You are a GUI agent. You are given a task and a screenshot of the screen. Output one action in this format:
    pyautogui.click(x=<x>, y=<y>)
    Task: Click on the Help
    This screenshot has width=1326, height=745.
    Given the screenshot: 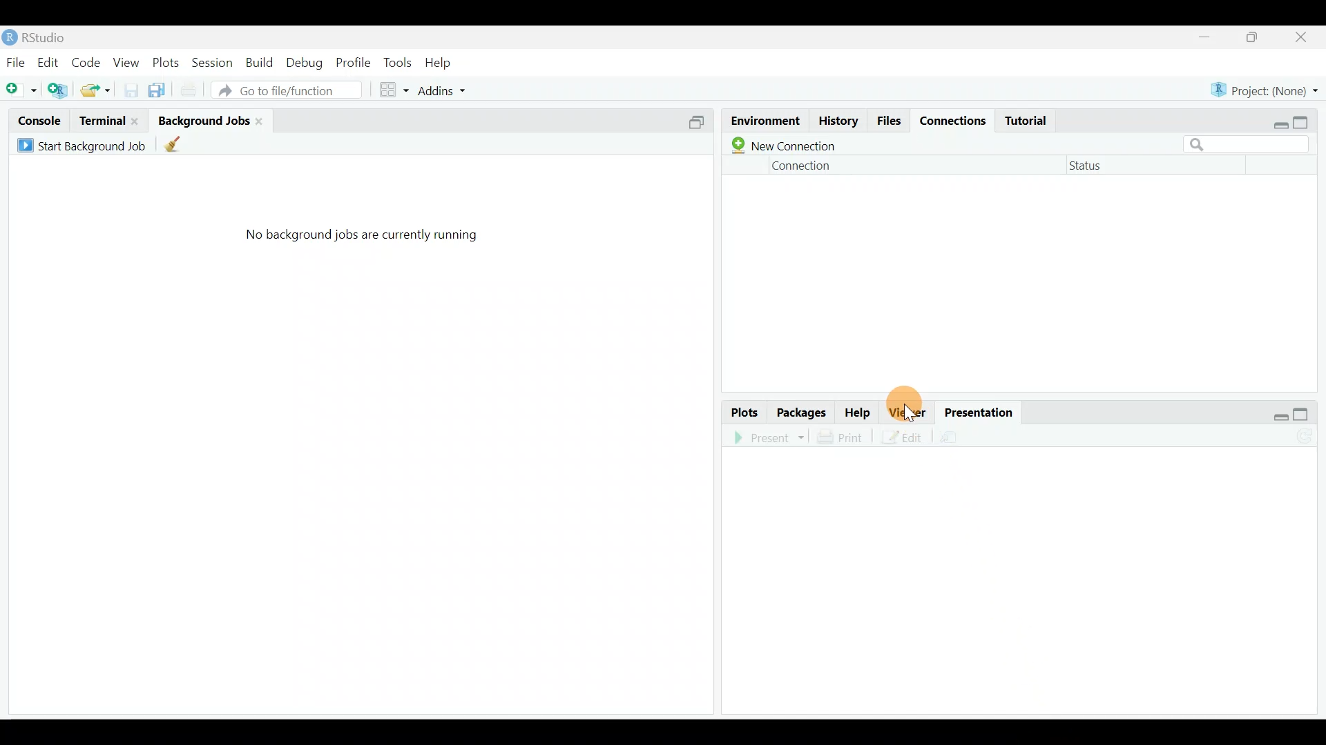 What is the action you would take?
    pyautogui.click(x=445, y=61)
    